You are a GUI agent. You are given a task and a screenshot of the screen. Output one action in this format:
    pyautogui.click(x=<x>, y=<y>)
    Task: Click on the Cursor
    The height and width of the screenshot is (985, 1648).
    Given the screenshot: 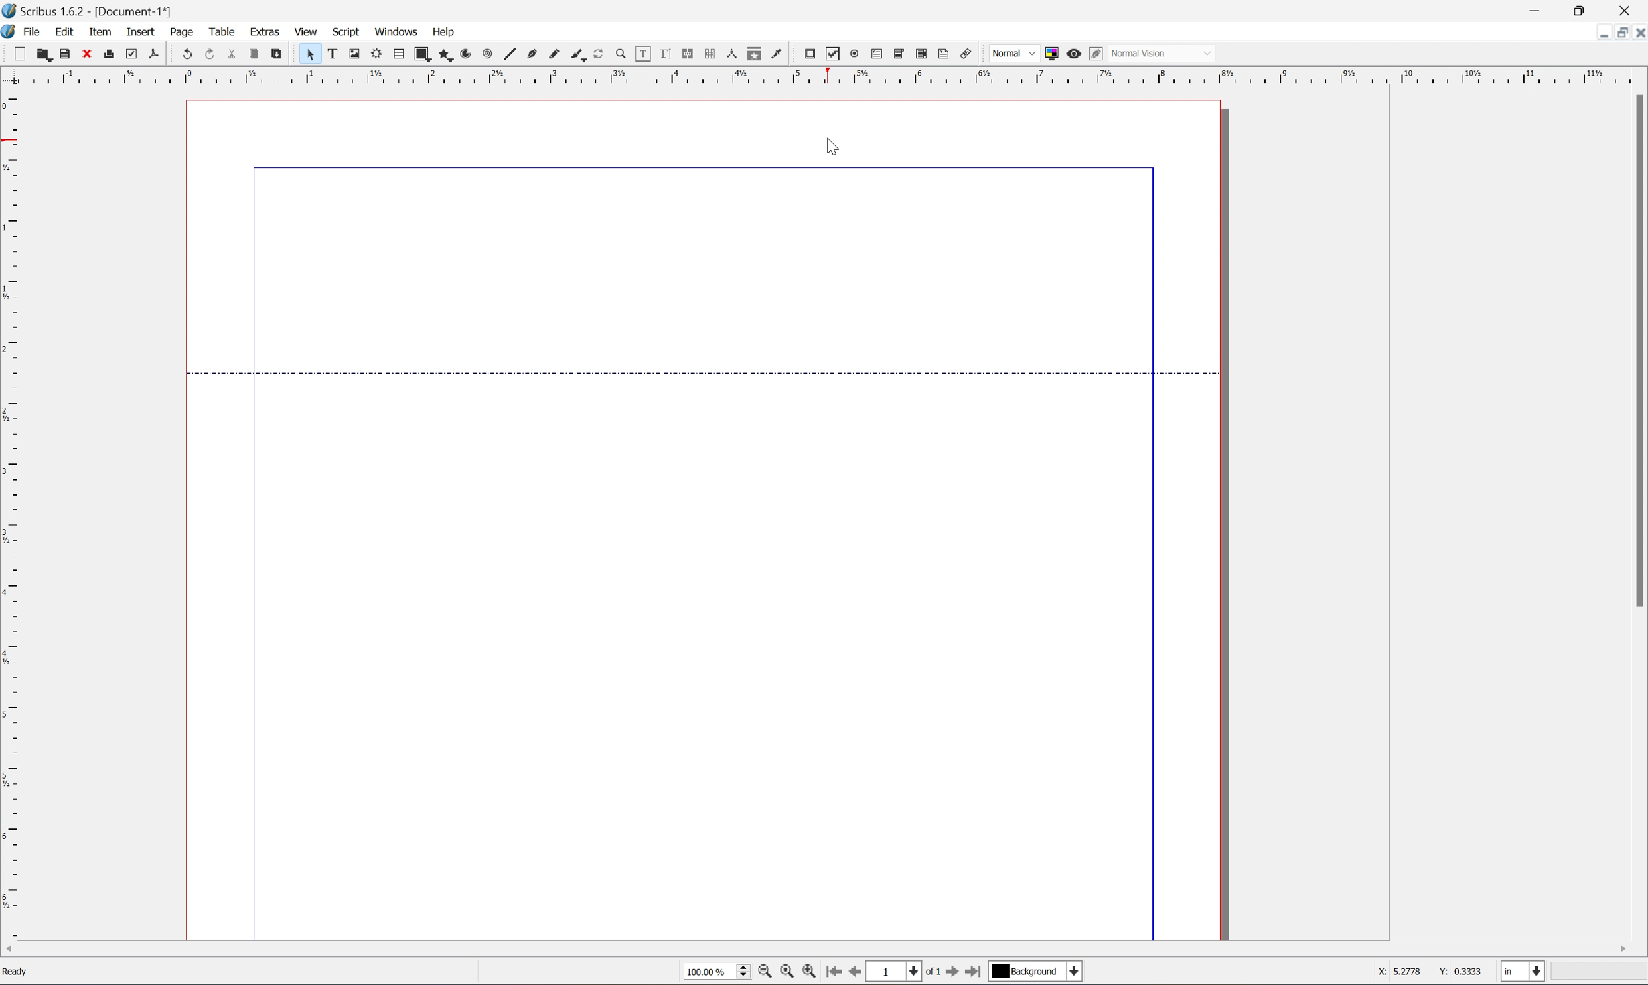 What is the action you would take?
    pyautogui.click(x=836, y=143)
    